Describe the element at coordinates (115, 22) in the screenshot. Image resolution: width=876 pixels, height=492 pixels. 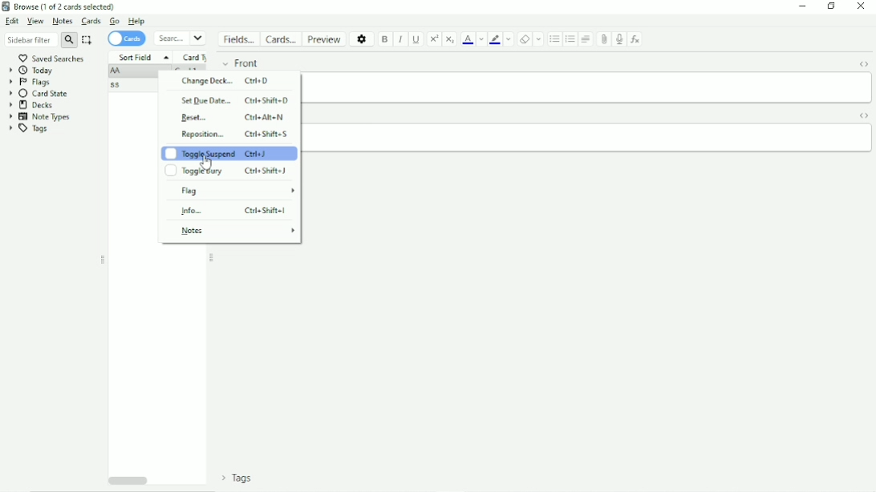
I see `Go` at that location.